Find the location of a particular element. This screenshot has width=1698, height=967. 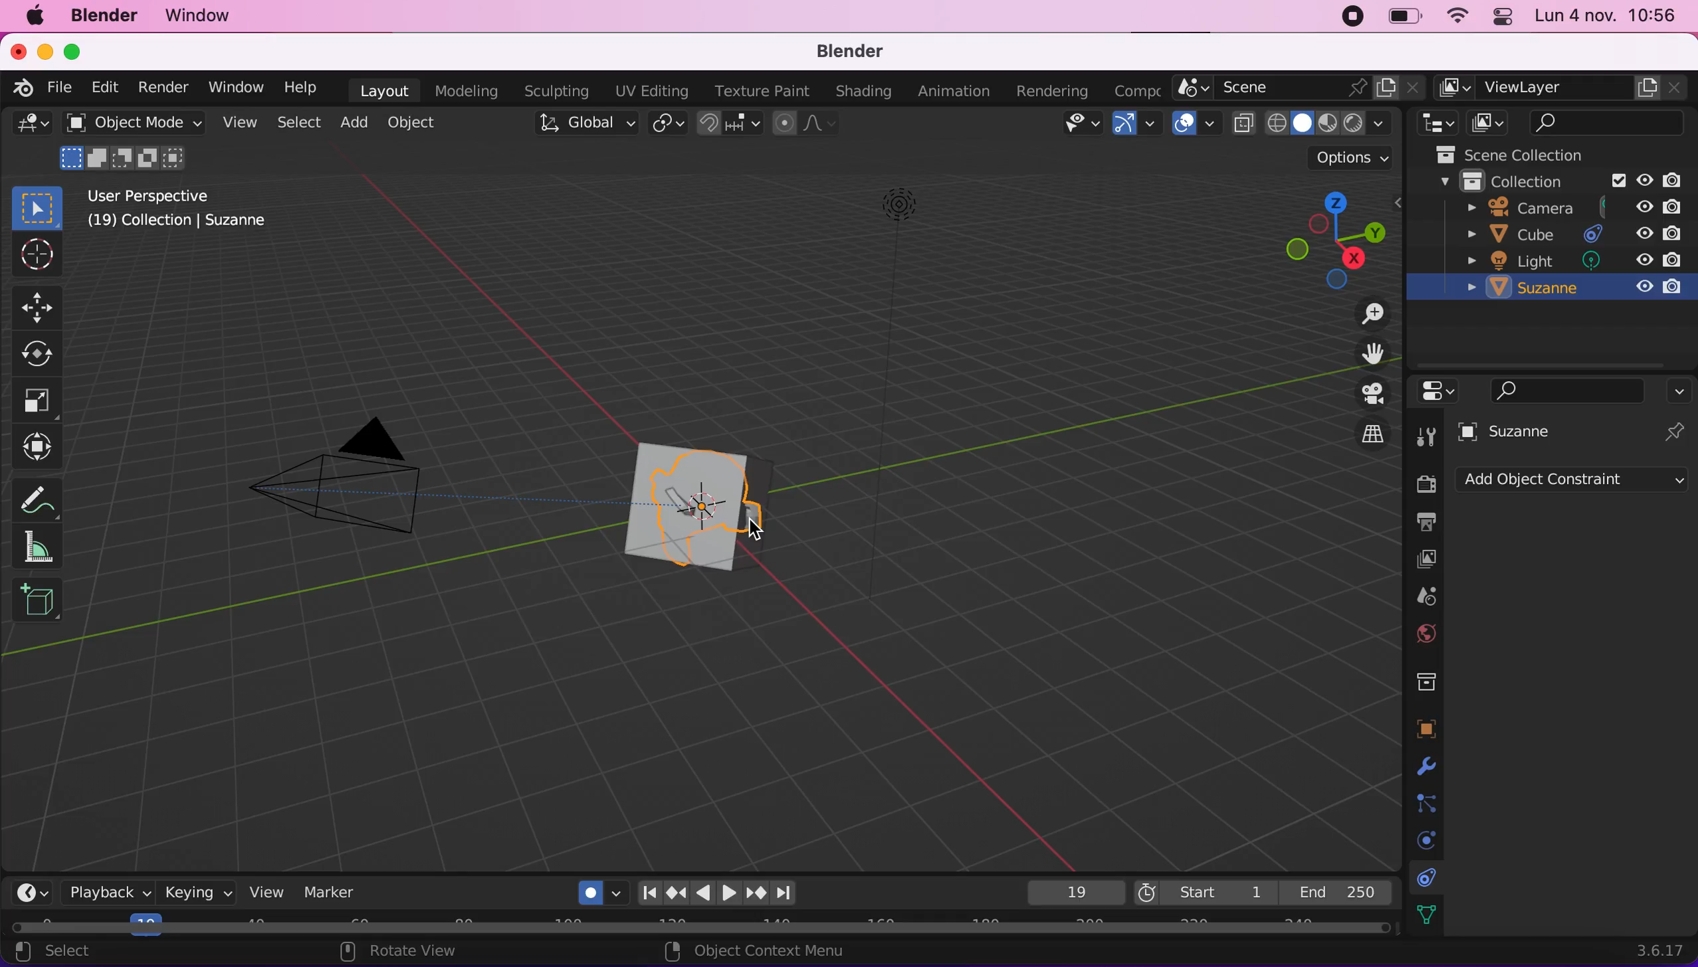

suzanne is located at coordinates (1572, 288).